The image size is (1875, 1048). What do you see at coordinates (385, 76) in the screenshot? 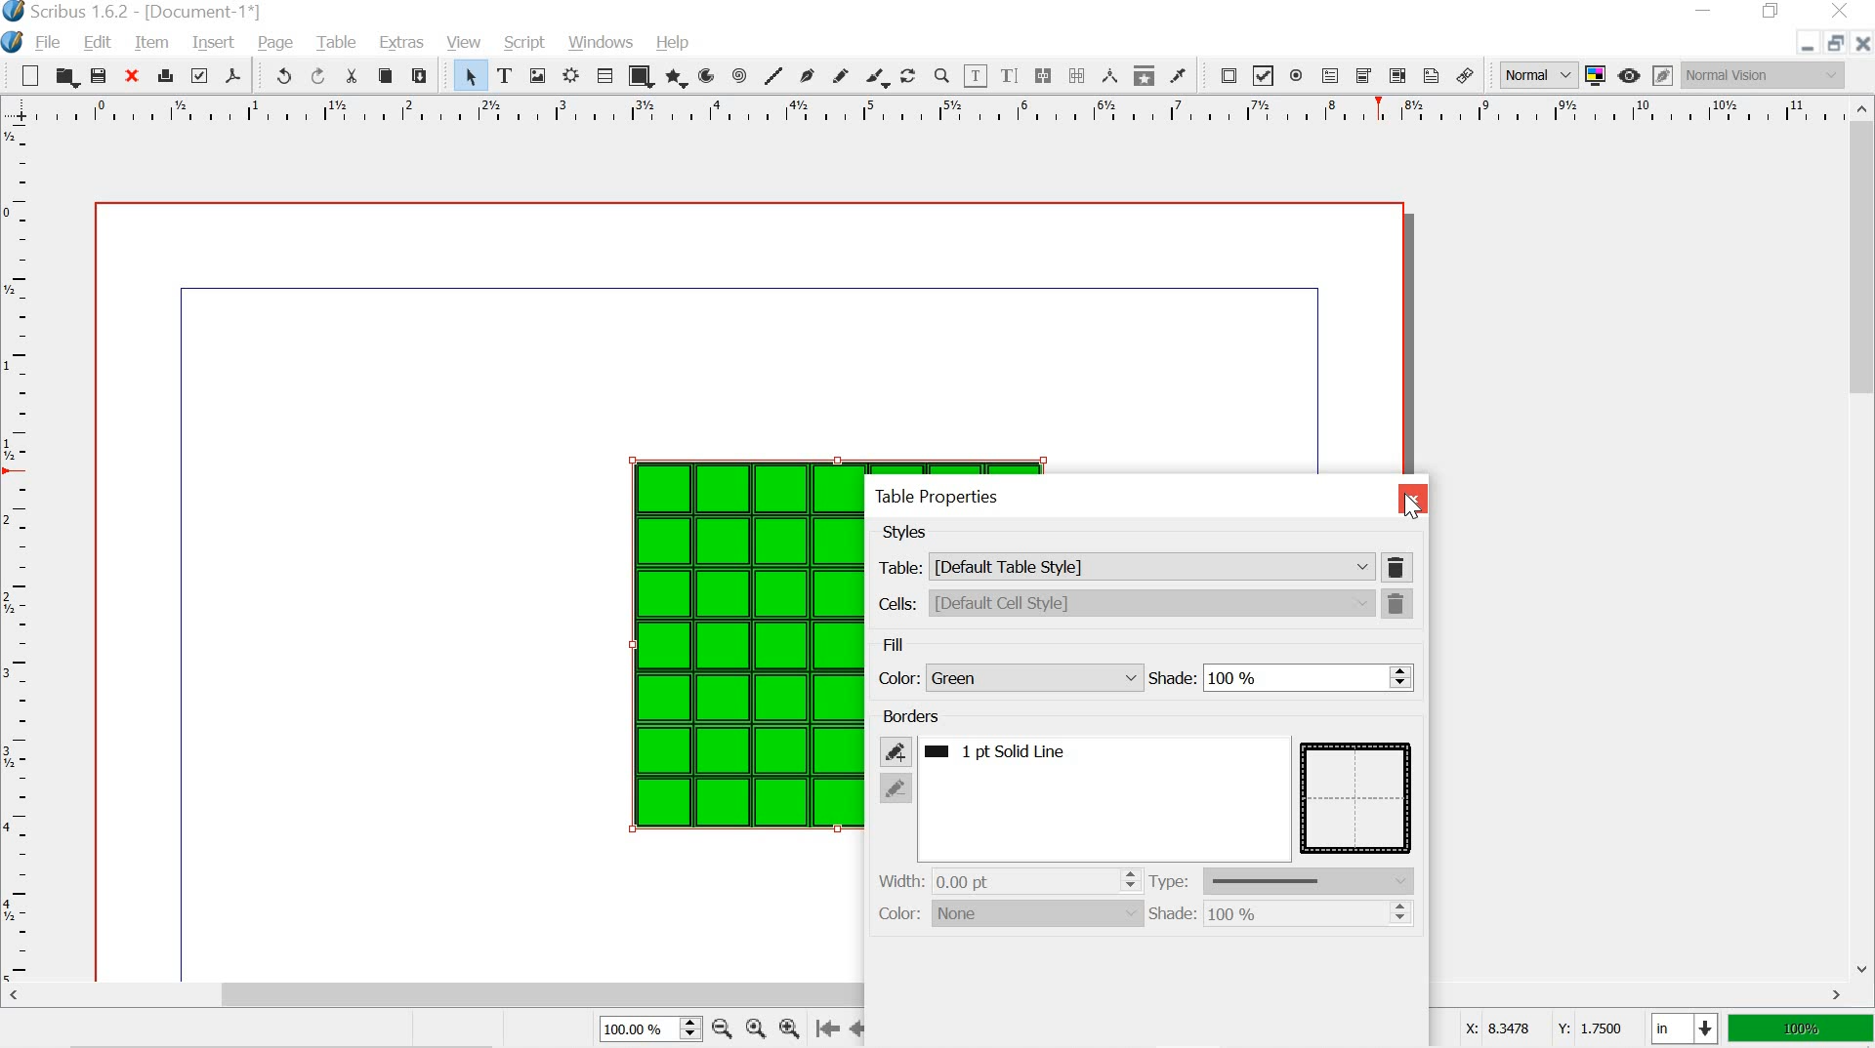
I see `copy` at bounding box center [385, 76].